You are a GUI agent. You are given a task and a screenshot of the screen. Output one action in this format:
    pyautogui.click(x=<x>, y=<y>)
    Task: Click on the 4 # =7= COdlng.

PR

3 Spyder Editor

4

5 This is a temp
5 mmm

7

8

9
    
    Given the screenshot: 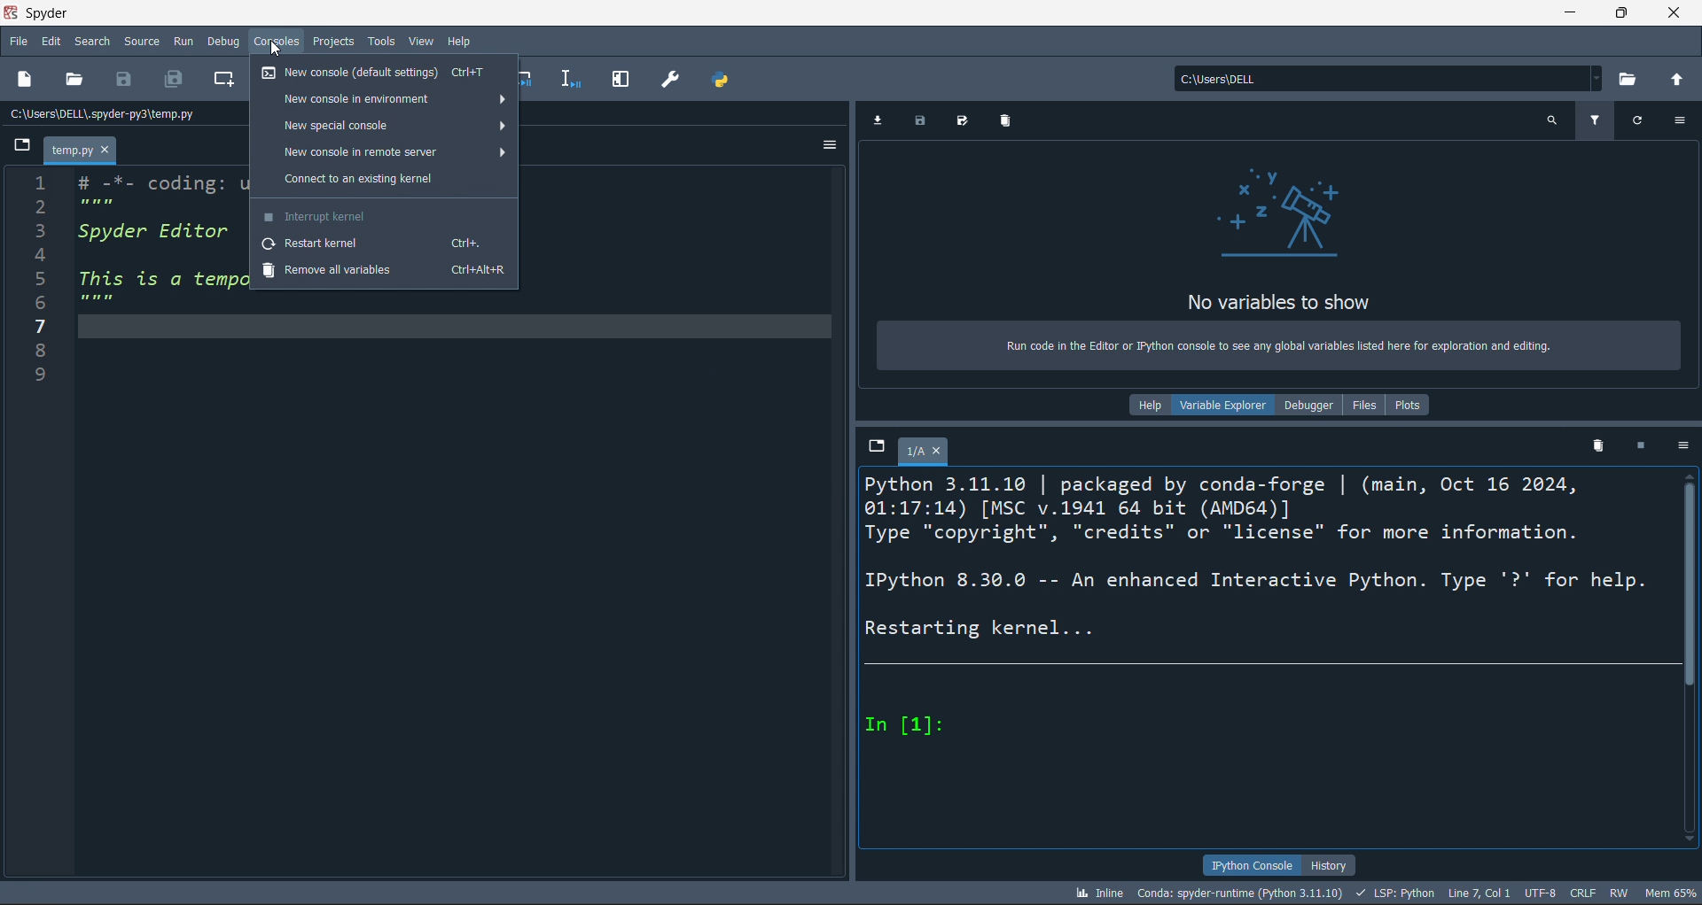 What is the action you would take?
    pyautogui.click(x=125, y=280)
    